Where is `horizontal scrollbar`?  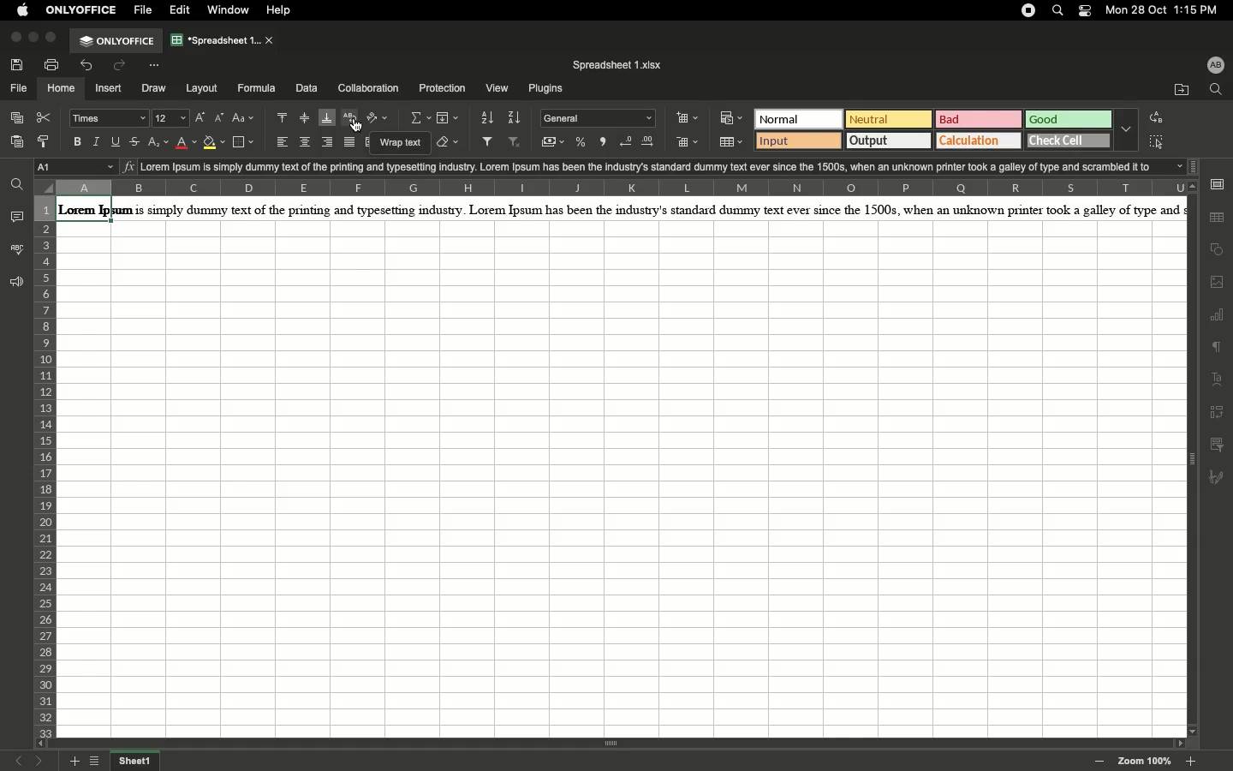
horizontal scrollbar is located at coordinates (616, 744).